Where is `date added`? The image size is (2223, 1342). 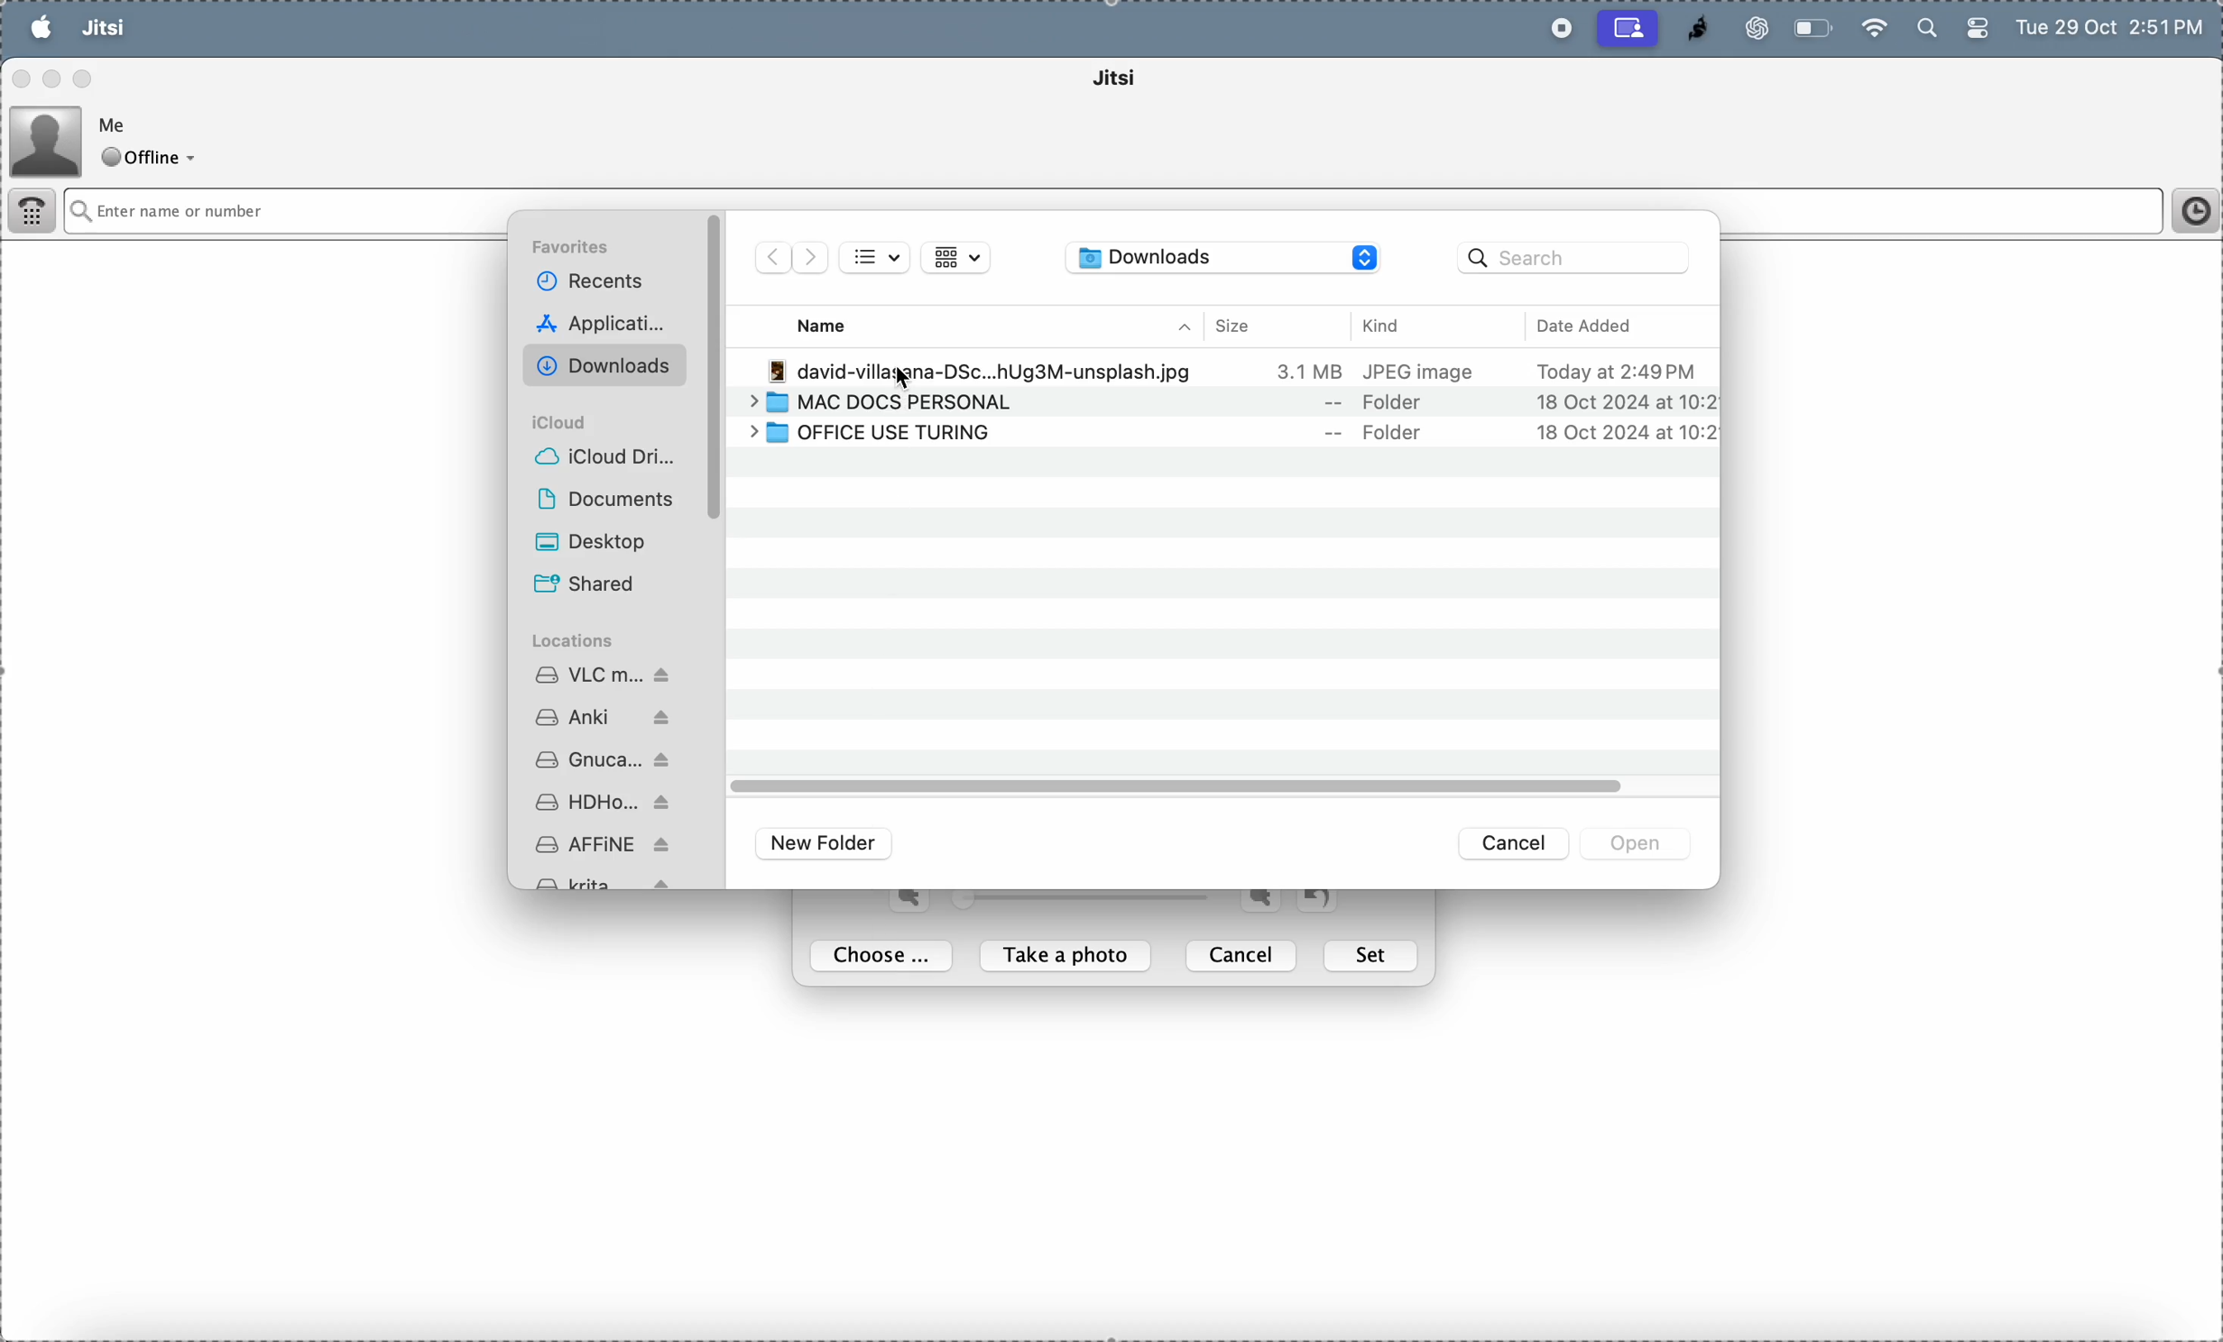 date added is located at coordinates (1617, 326).